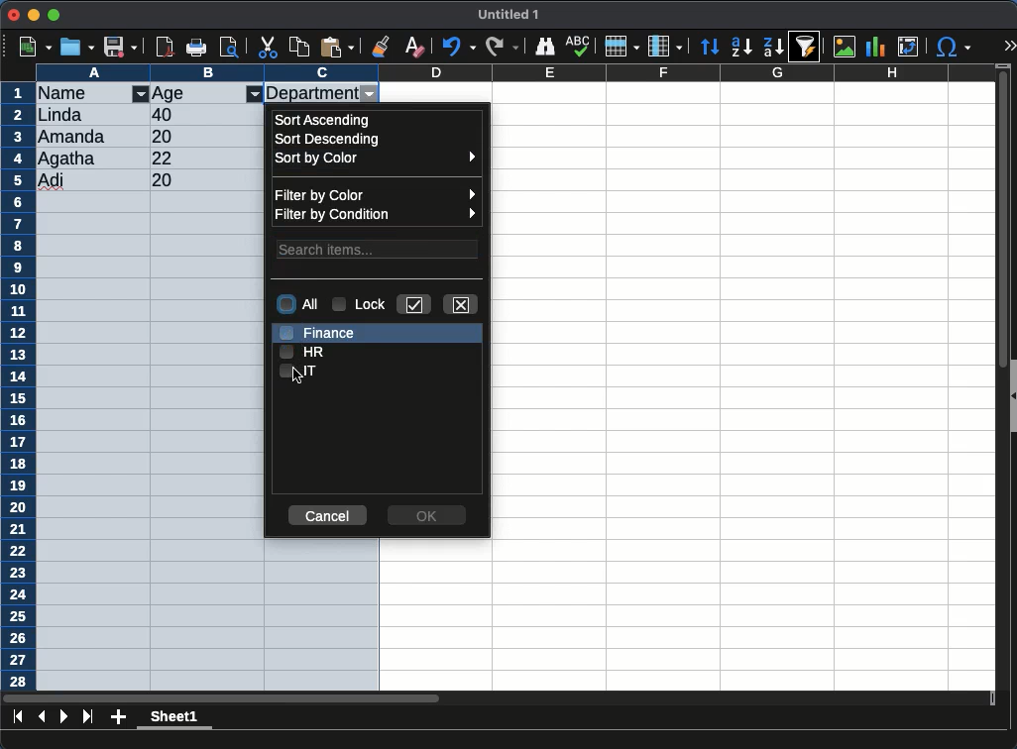 The image size is (1017, 749). Describe the element at coordinates (428, 512) in the screenshot. I see `ok` at that location.